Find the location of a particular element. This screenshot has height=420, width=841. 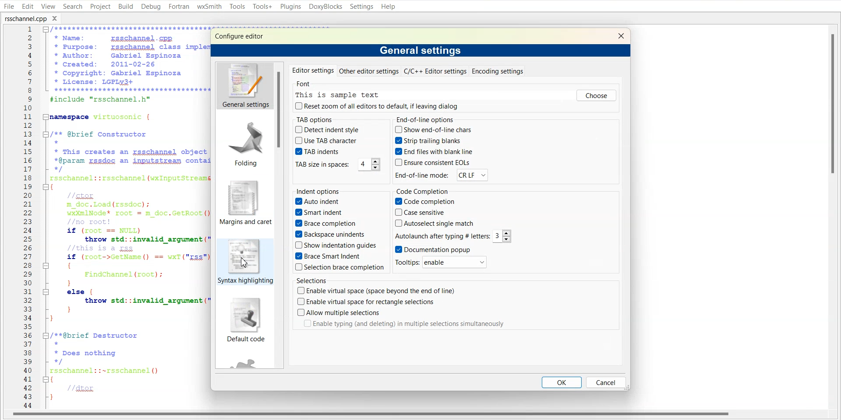

Reset zoom of all editor to default, if leaving dialog is located at coordinates (378, 107).